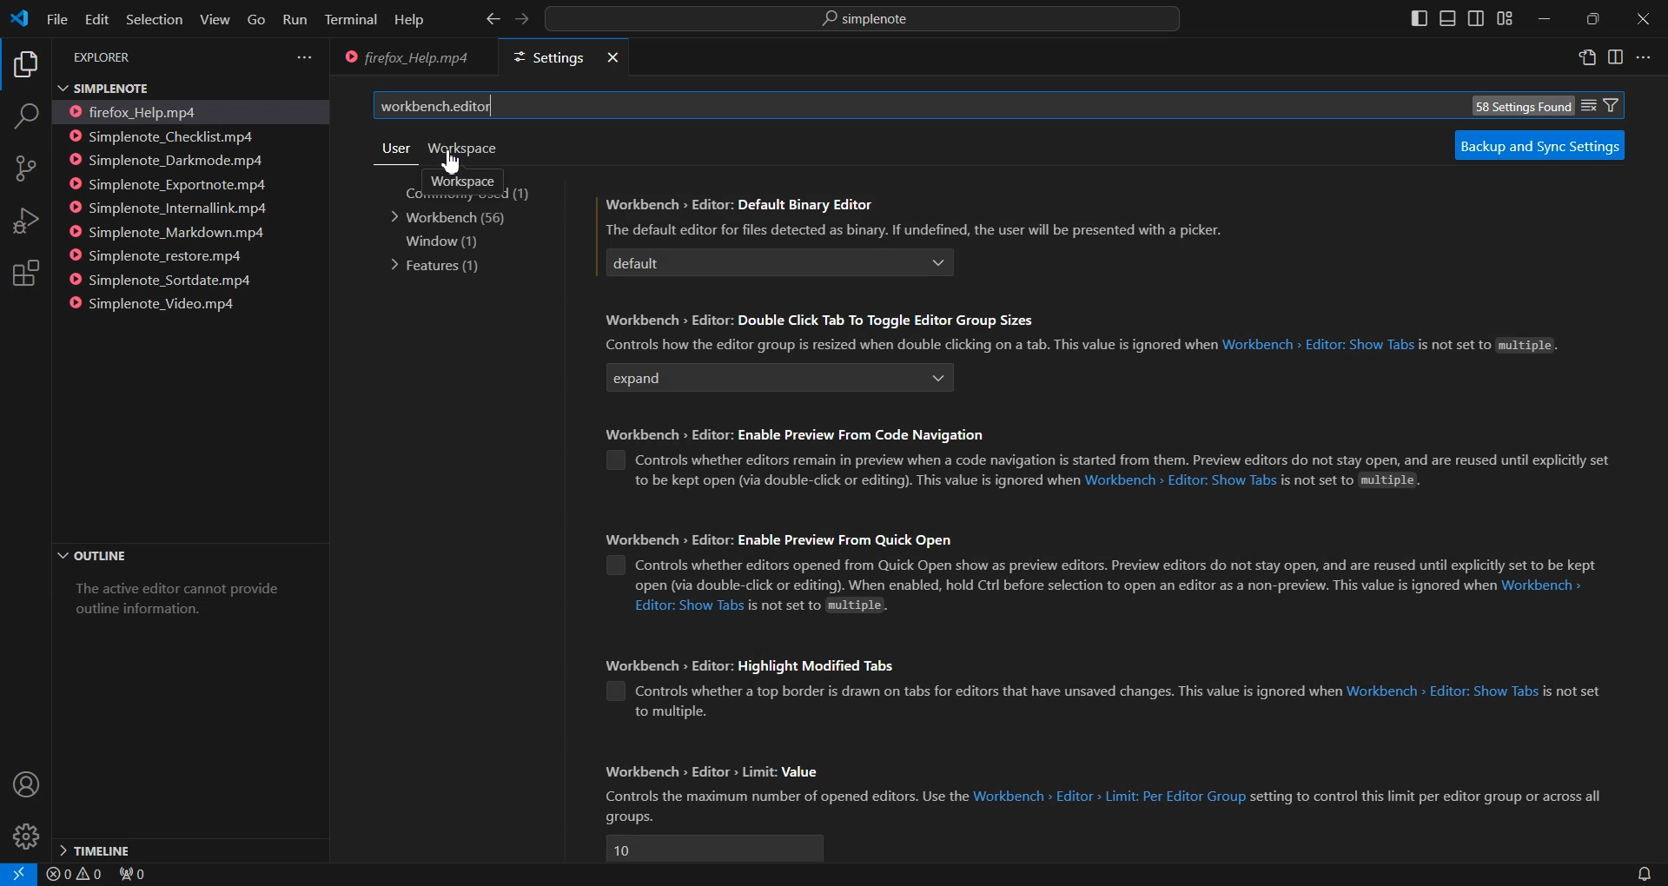  Describe the element at coordinates (1475, 18) in the screenshot. I see `Toggle secondary side bar` at that location.